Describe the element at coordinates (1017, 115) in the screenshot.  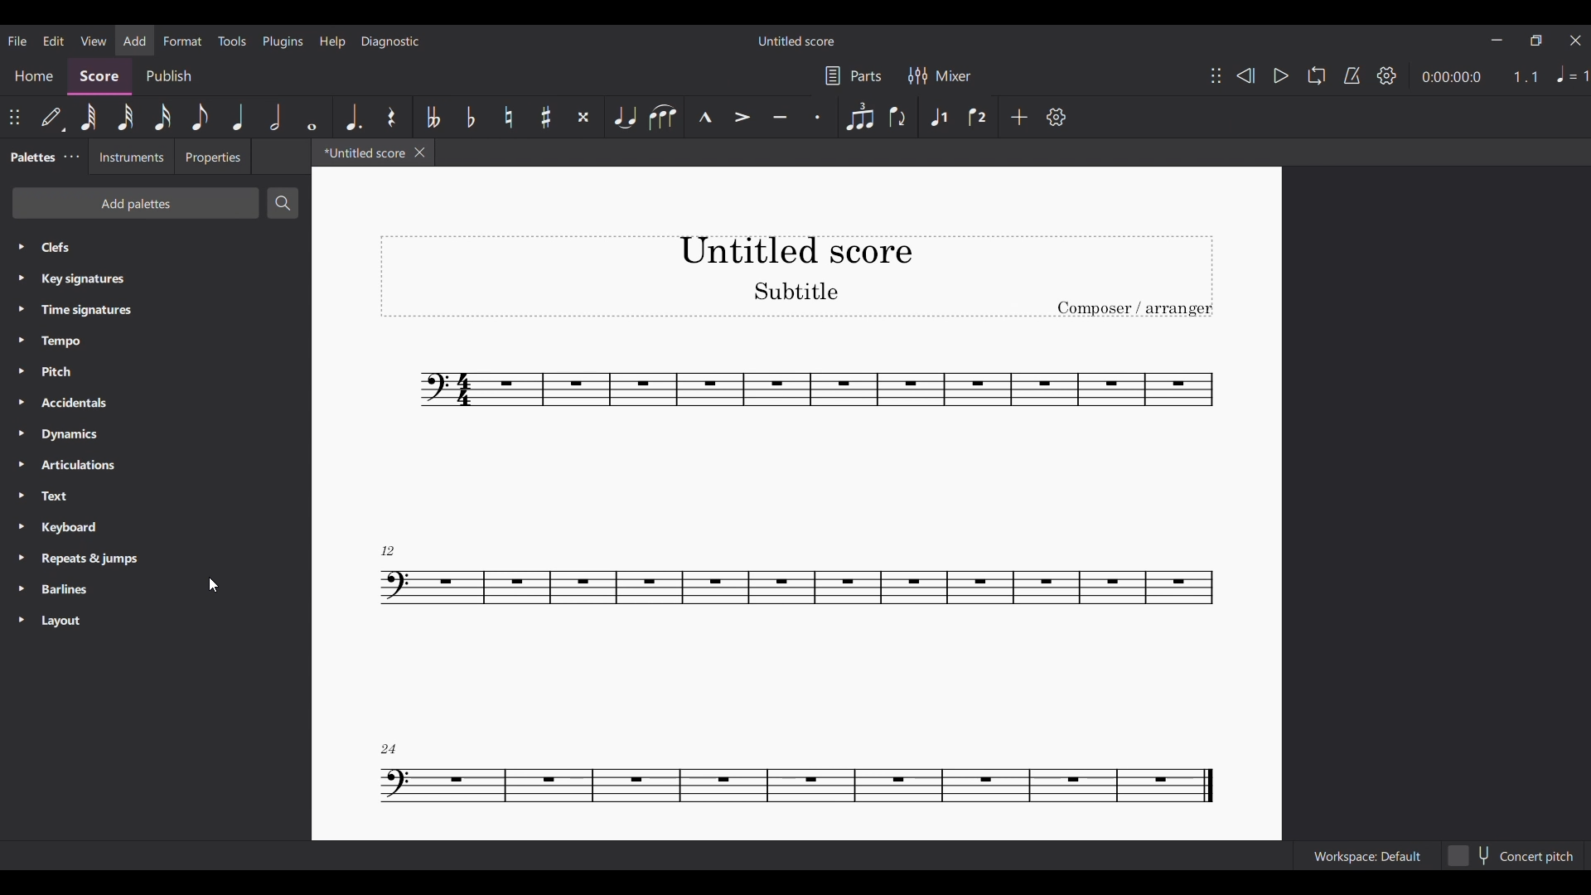
I see `Add` at that location.